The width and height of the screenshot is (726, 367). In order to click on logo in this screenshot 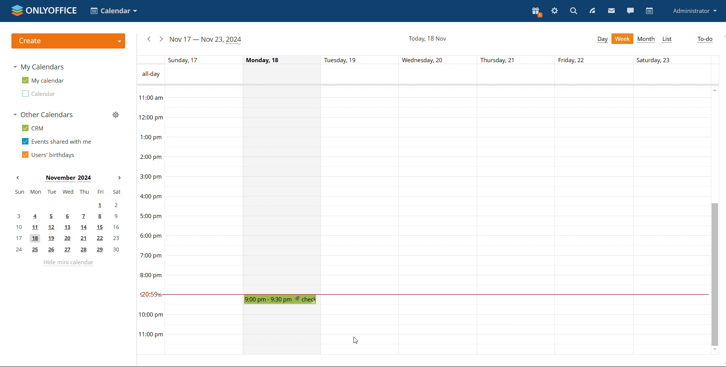, I will do `click(44, 11)`.